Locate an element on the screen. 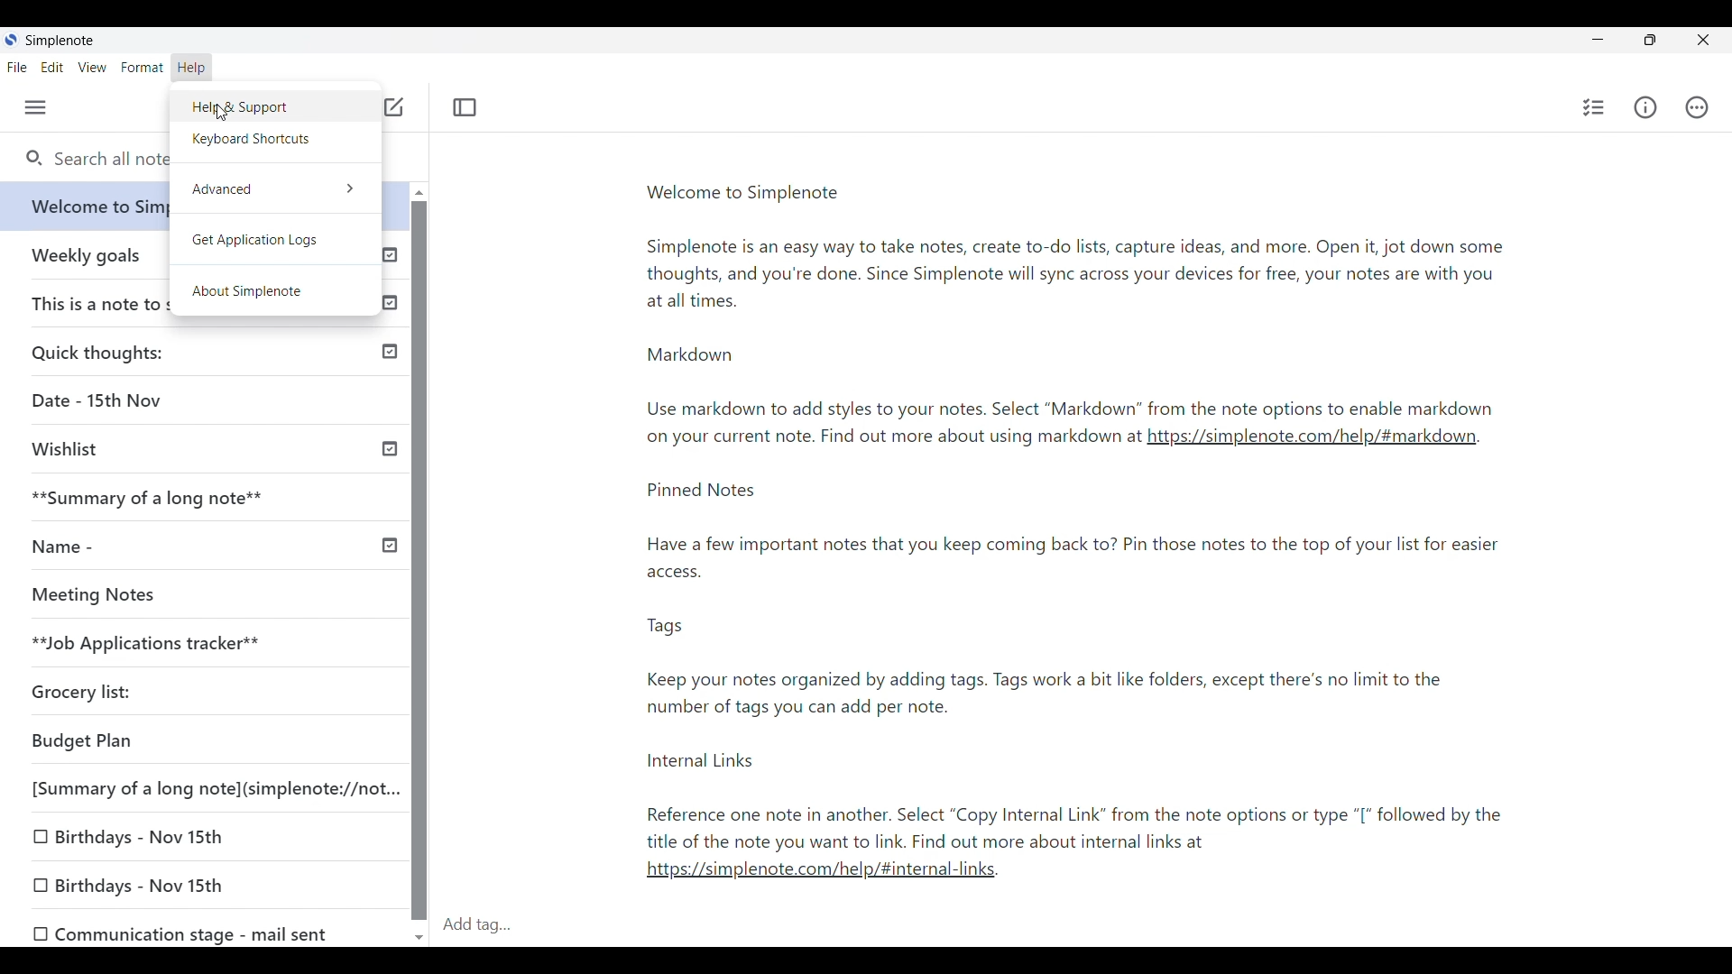  Help and support is located at coordinates (275, 107).